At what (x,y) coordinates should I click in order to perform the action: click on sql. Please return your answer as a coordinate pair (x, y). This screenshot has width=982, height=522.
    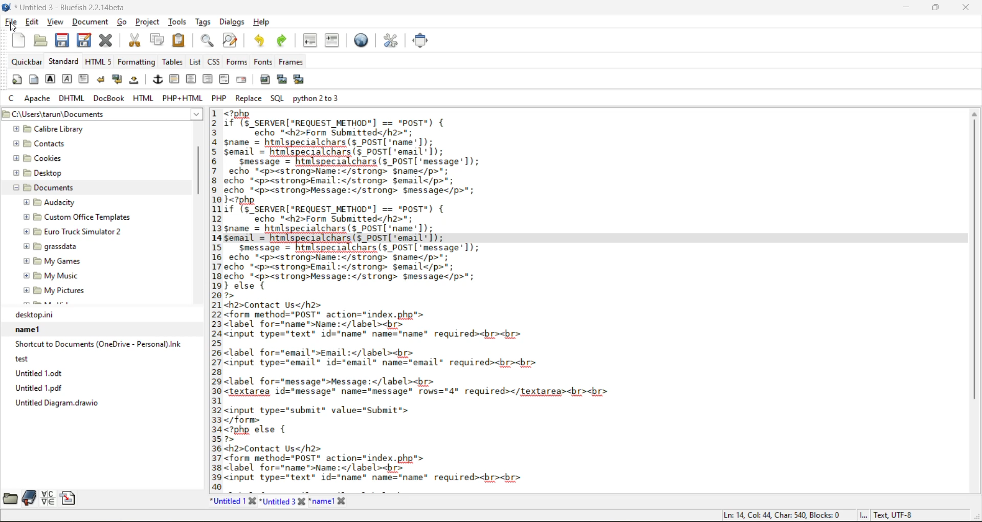
    Looking at the image, I should click on (276, 98).